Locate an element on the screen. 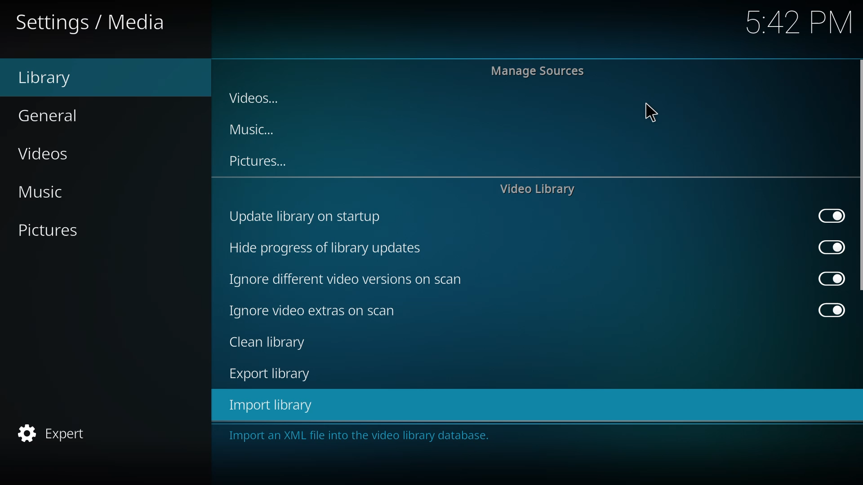 This screenshot has width=863, height=485. update library  is located at coordinates (307, 217).